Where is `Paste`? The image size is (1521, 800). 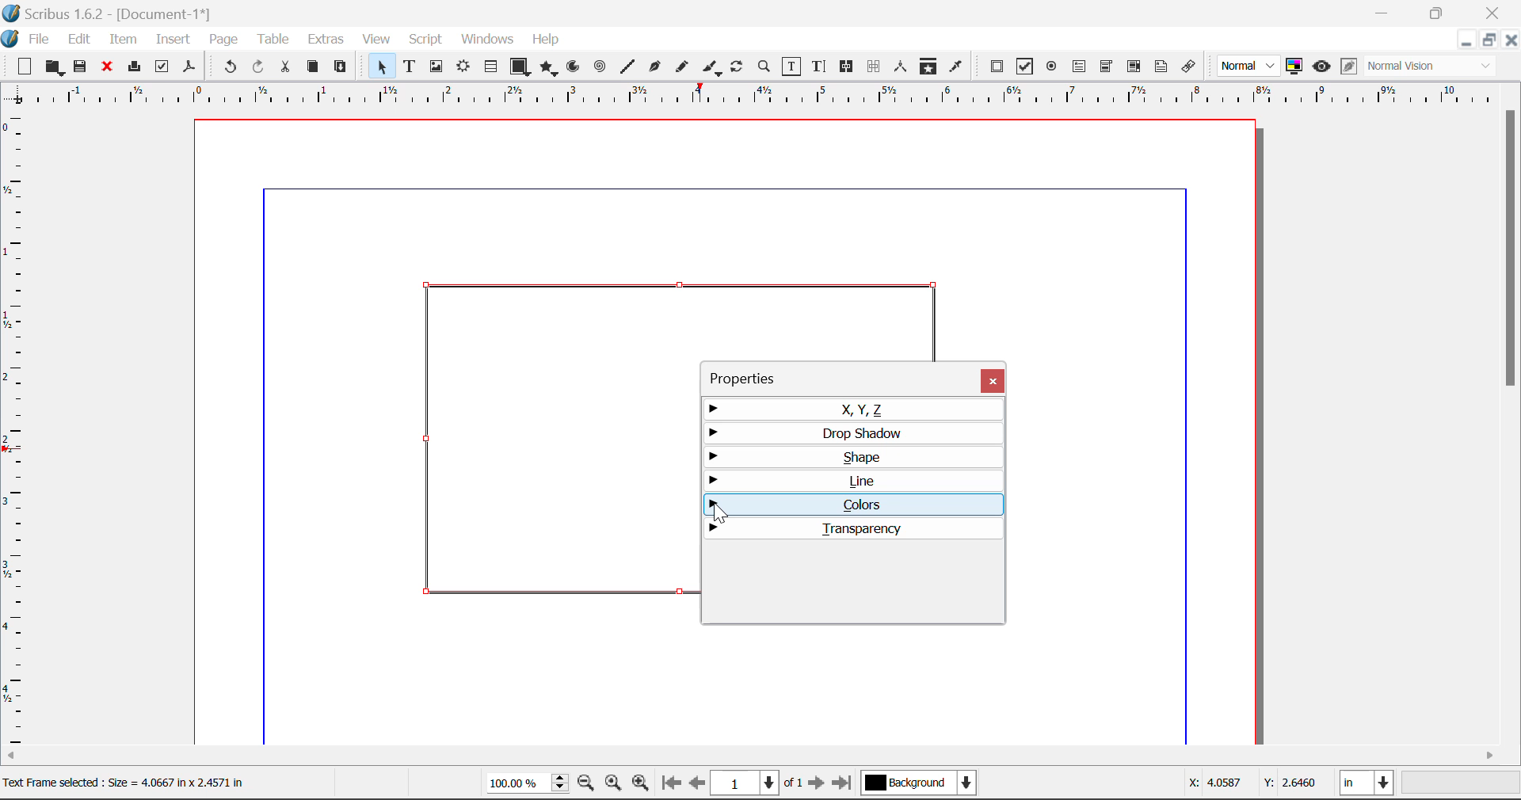 Paste is located at coordinates (341, 67).